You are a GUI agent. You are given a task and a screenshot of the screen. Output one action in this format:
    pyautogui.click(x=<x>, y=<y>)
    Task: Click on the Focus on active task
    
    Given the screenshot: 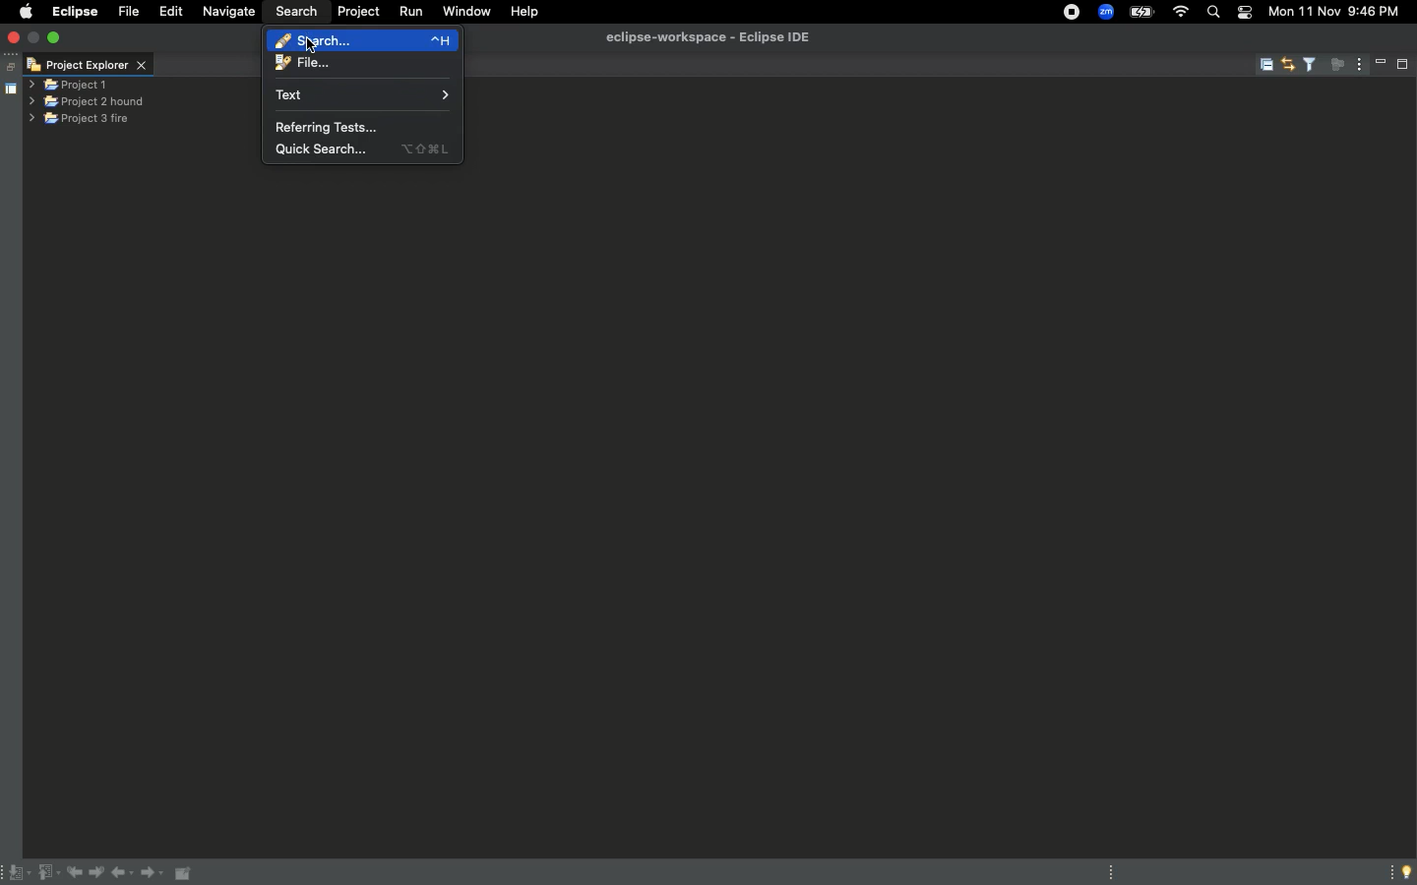 What is the action you would take?
    pyautogui.click(x=1335, y=66)
    